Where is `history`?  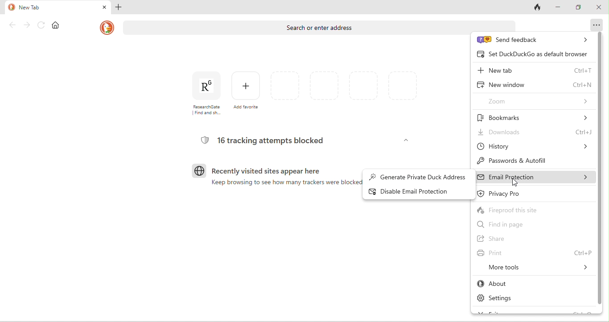 history is located at coordinates (534, 148).